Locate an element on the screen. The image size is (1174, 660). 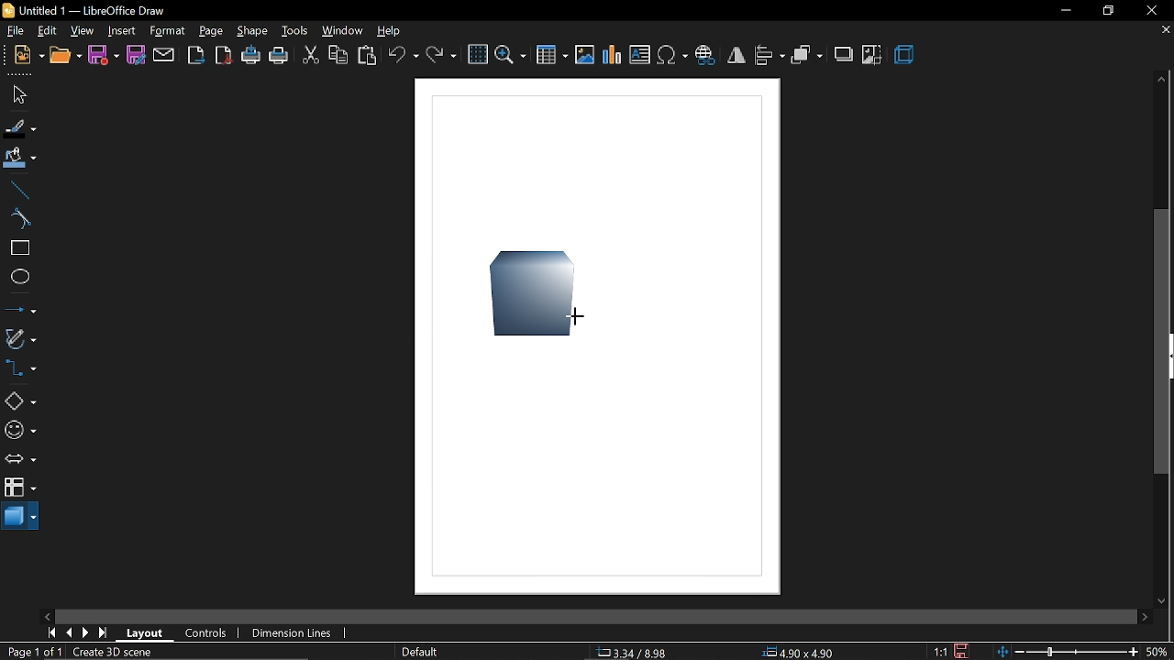
page is located at coordinates (213, 33).